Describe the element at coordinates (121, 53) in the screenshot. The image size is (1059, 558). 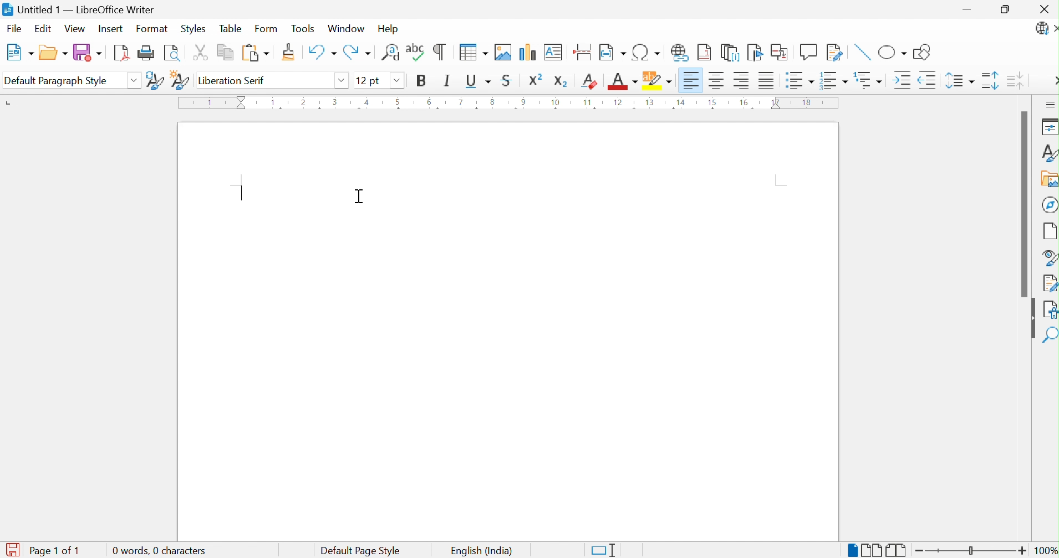
I see `Export as PDF` at that location.